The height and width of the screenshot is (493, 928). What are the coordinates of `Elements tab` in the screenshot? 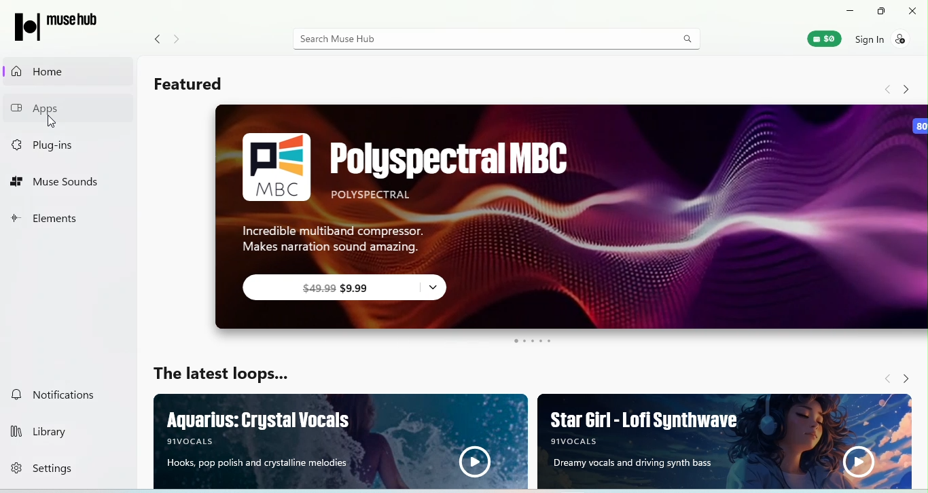 It's located at (52, 217).